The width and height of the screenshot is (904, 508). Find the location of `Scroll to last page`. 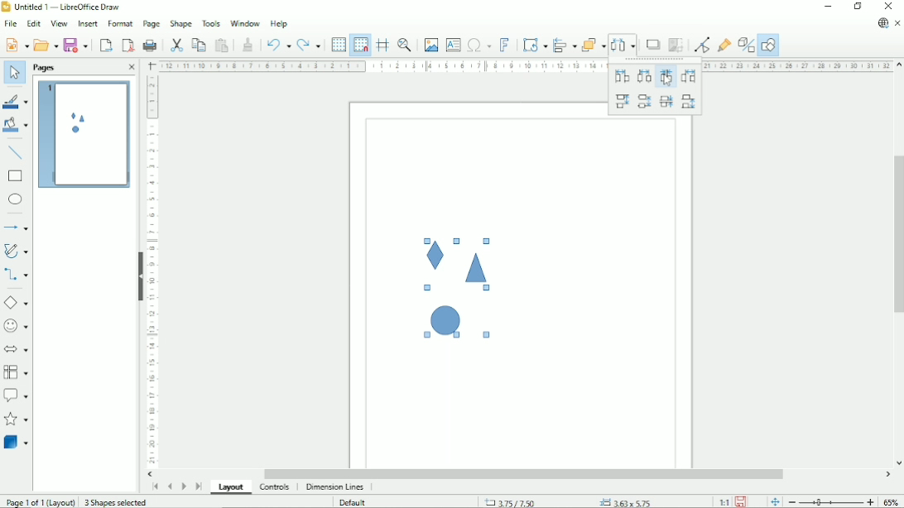

Scroll to last page is located at coordinates (199, 486).